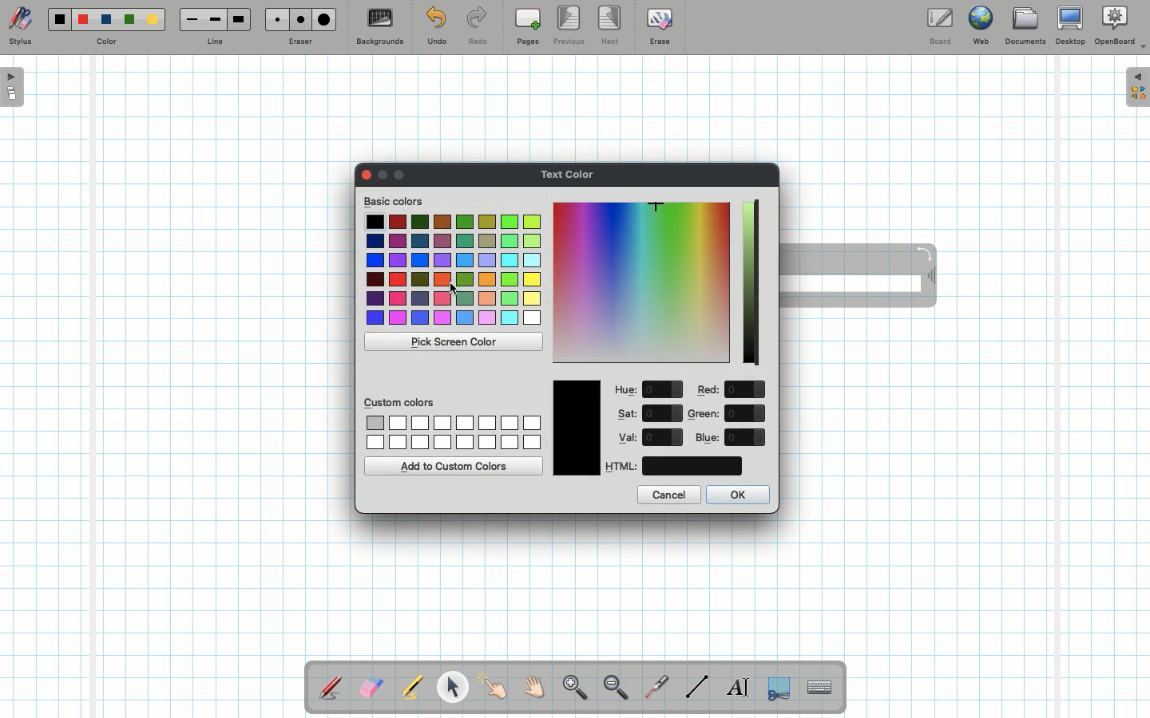 This screenshot has width=1150, height=718. I want to click on Color, so click(105, 42).